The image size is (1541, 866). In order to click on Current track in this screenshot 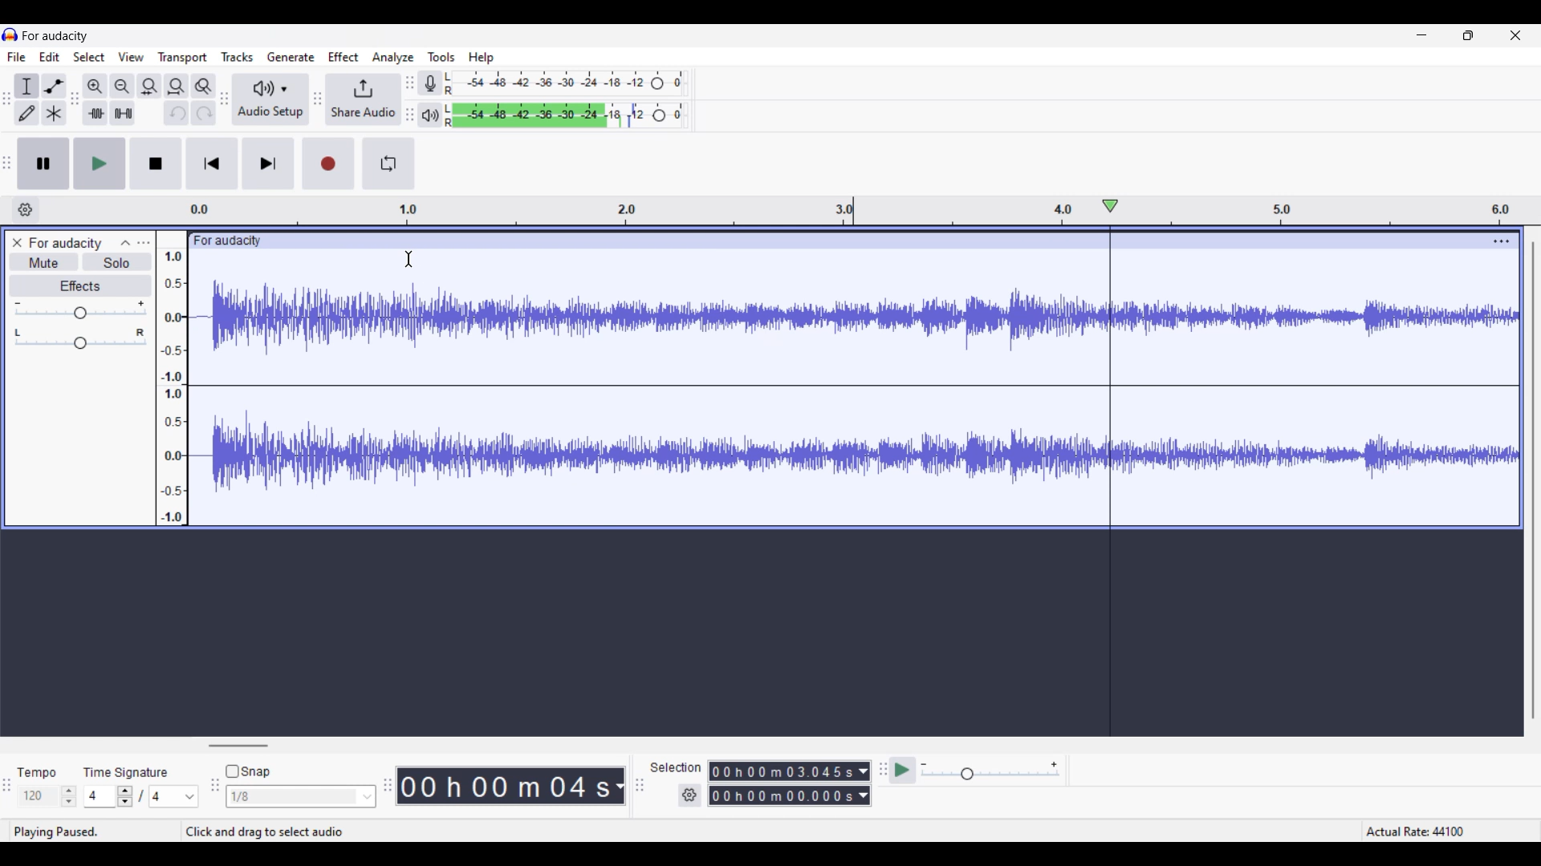, I will do `click(634, 378)`.